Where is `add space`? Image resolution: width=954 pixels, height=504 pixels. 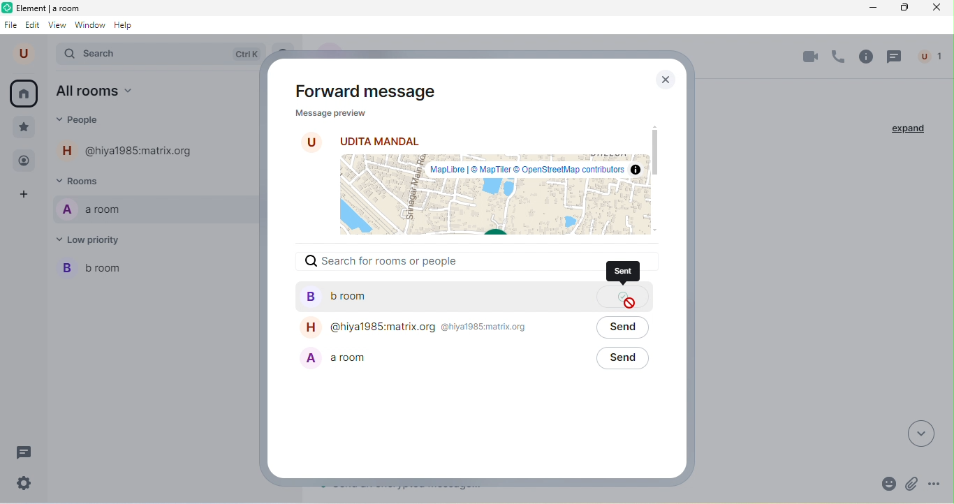 add space is located at coordinates (23, 197).